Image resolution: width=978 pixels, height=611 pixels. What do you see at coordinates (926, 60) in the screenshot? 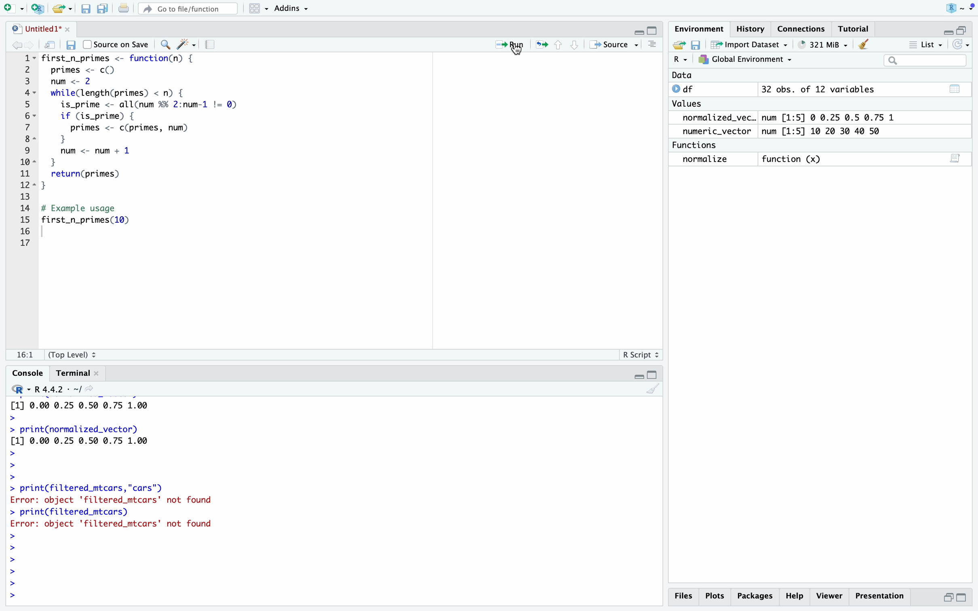
I see `search bar` at bounding box center [926, 60].